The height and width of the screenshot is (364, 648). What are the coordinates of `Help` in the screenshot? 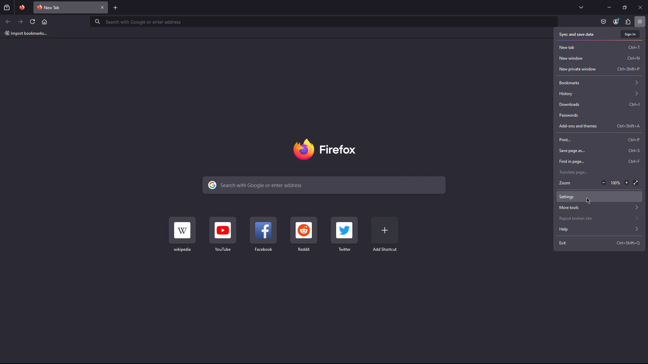 It's located at (1304, 523).